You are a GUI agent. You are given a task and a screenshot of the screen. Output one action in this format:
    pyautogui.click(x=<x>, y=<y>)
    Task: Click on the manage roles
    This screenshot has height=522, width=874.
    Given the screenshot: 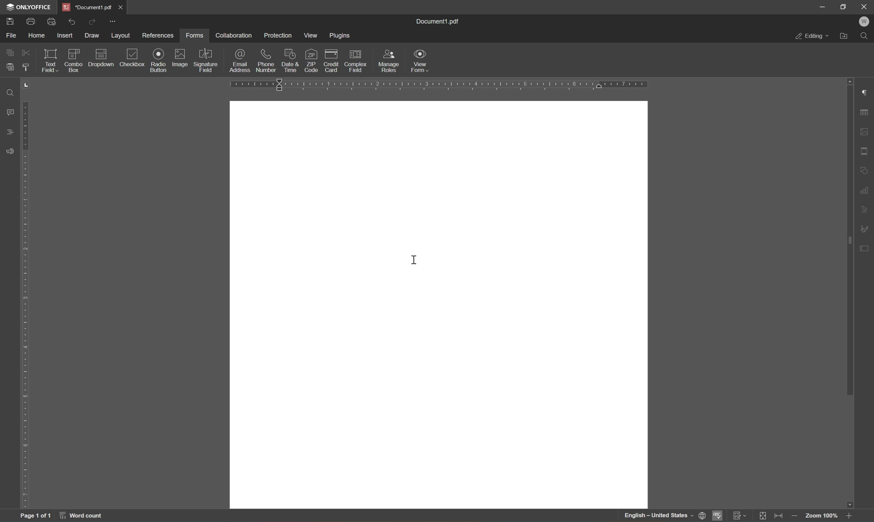 What is the action you would take?
    pyautogui.click(x=390, y=61)
    